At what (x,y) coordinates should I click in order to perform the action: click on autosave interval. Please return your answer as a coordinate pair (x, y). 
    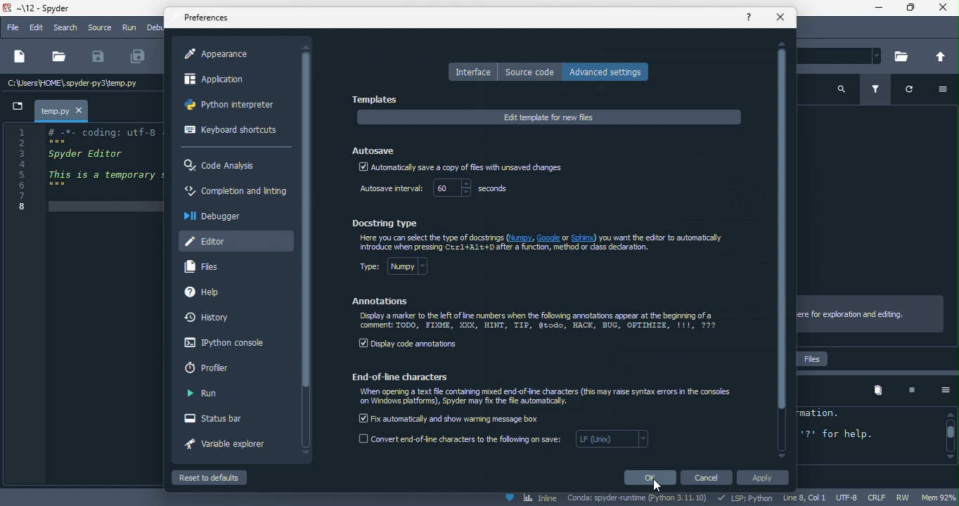
    Looking at the image, I should click on (389, 190).